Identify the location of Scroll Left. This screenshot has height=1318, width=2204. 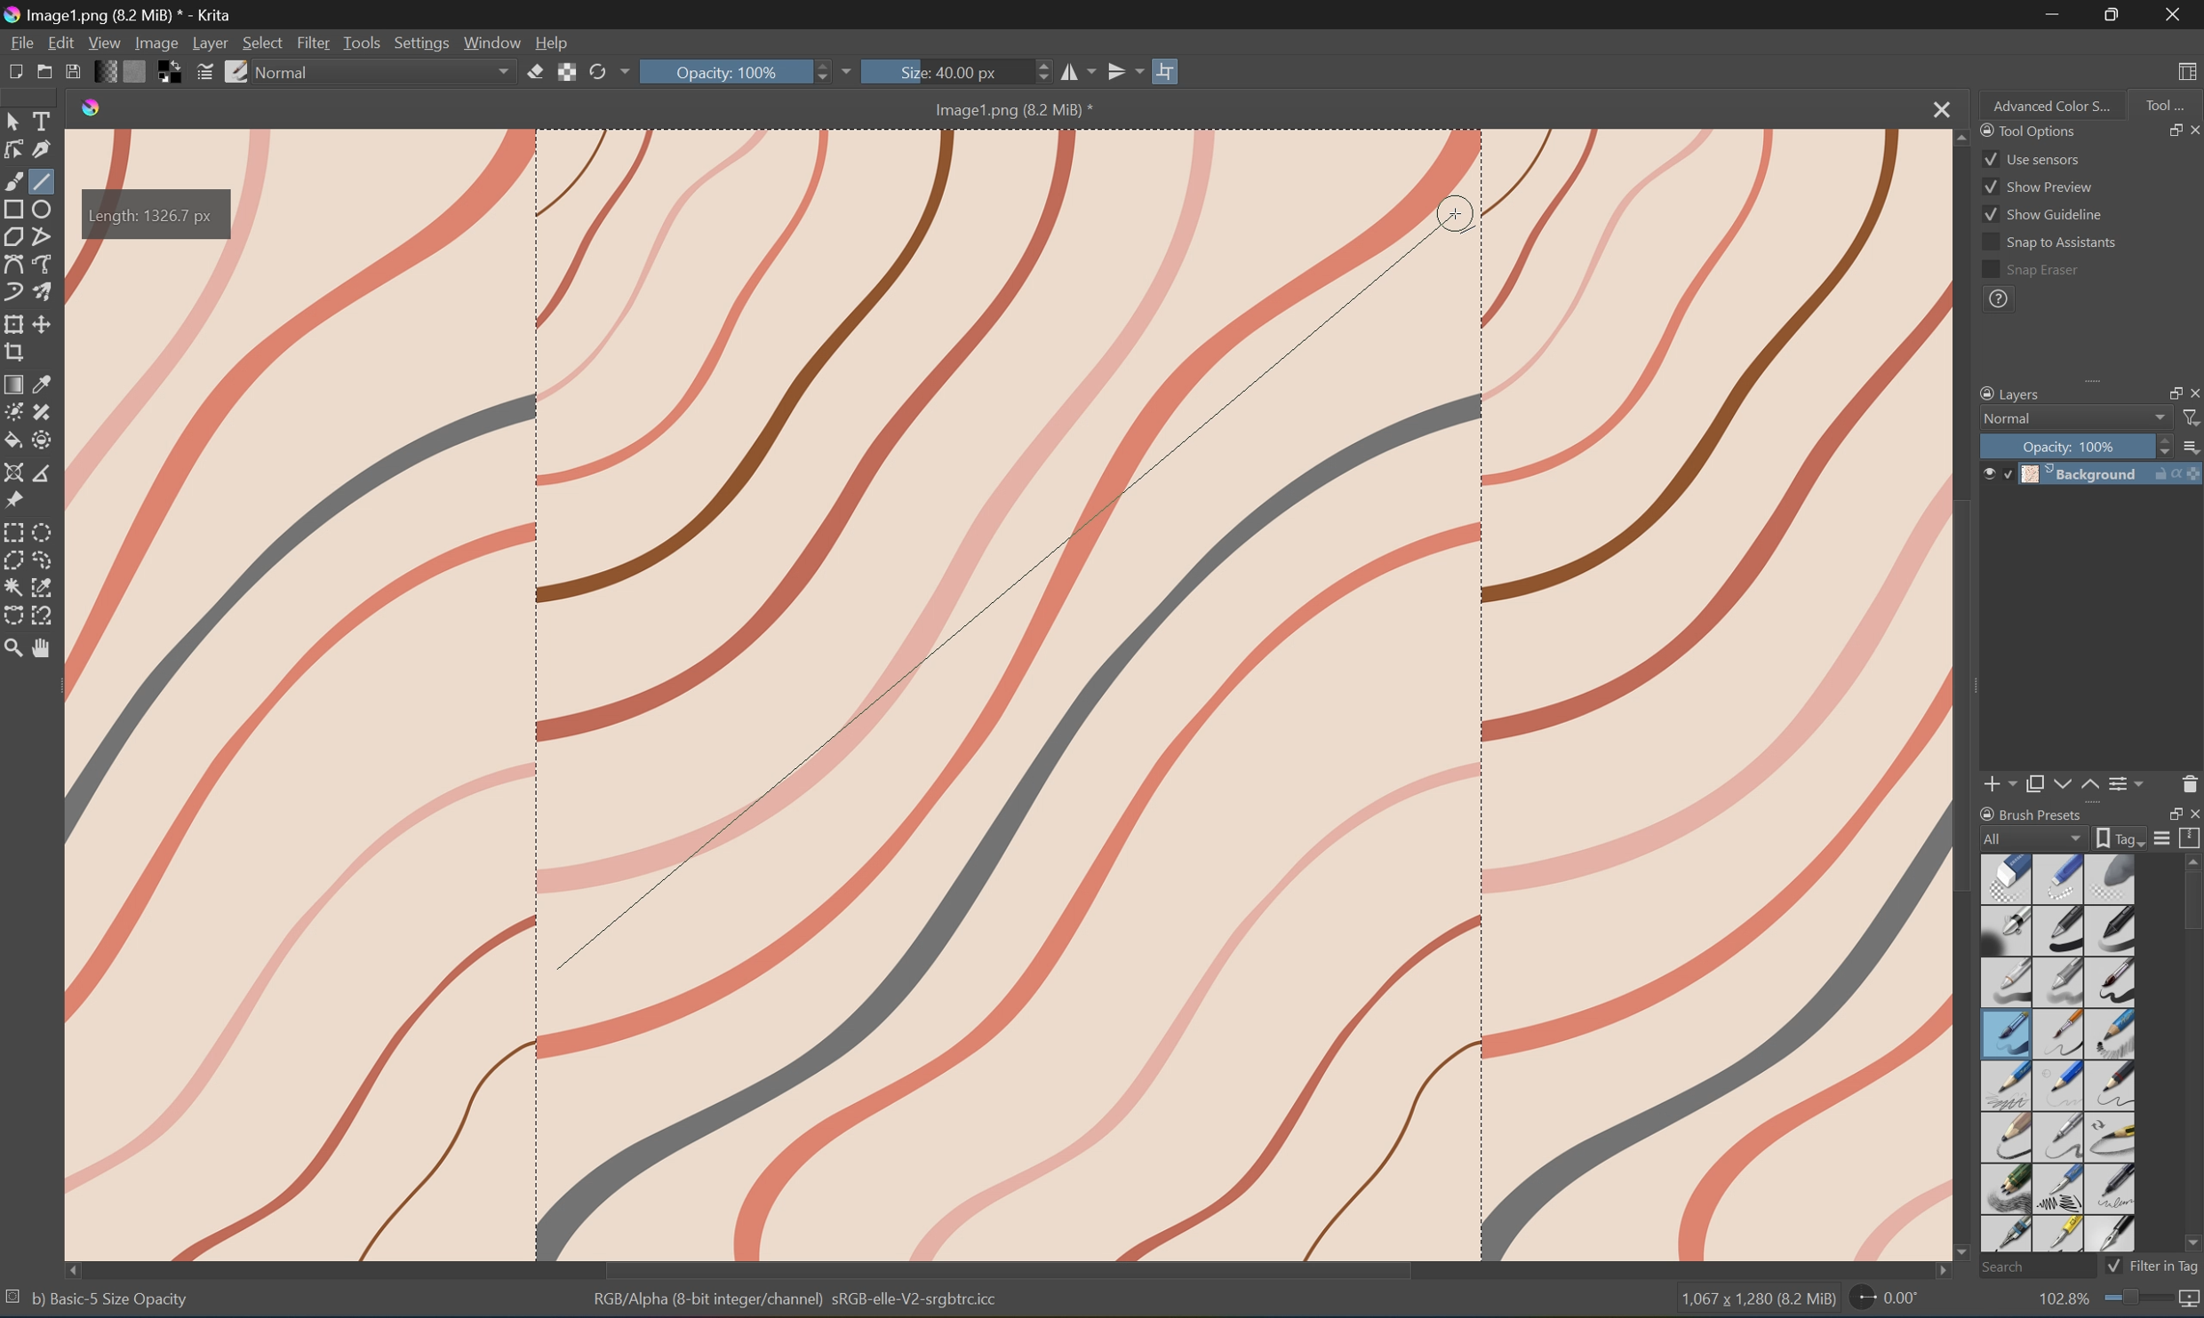
(76, 1267).